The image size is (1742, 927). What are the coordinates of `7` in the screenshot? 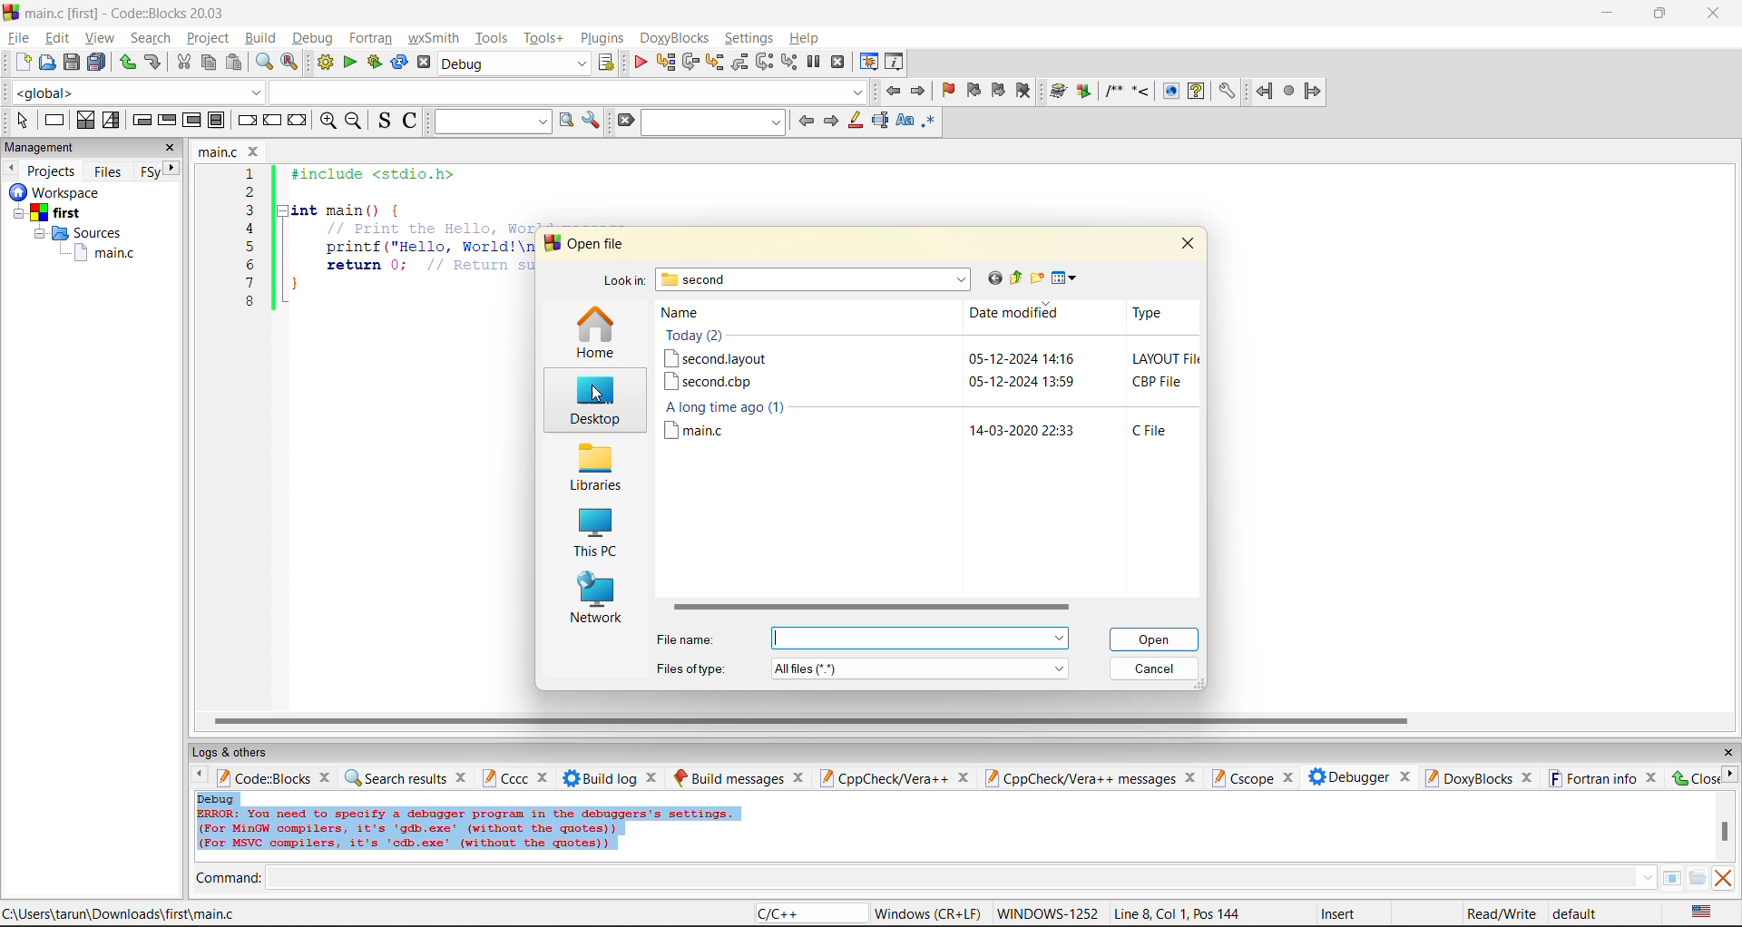 It's located at (250, 283).